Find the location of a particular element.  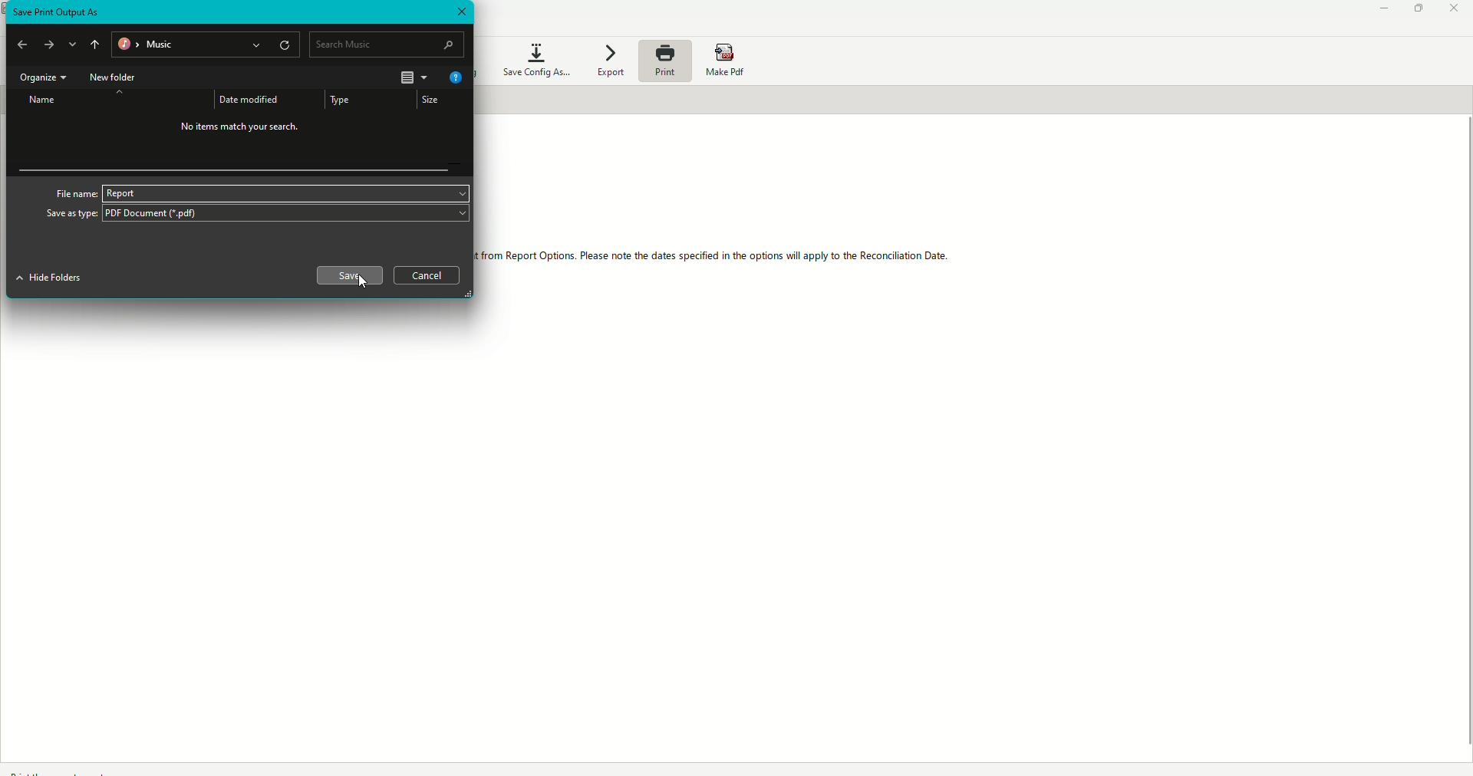

up is located at coordinates (95, 44).